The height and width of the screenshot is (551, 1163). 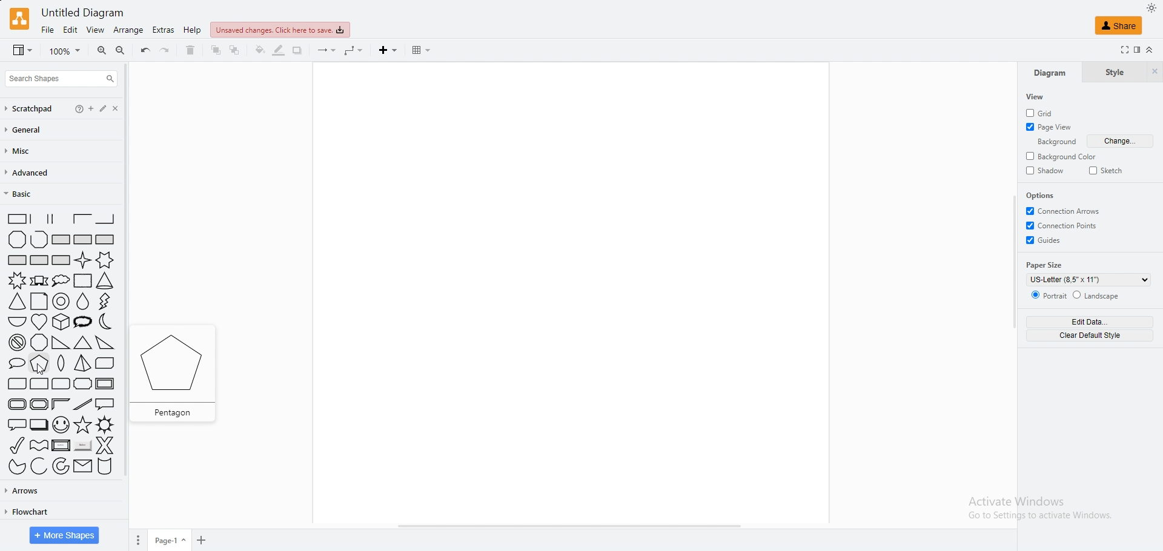 I want to click on diagonal snip rectangle, so click(x=105, y=364).